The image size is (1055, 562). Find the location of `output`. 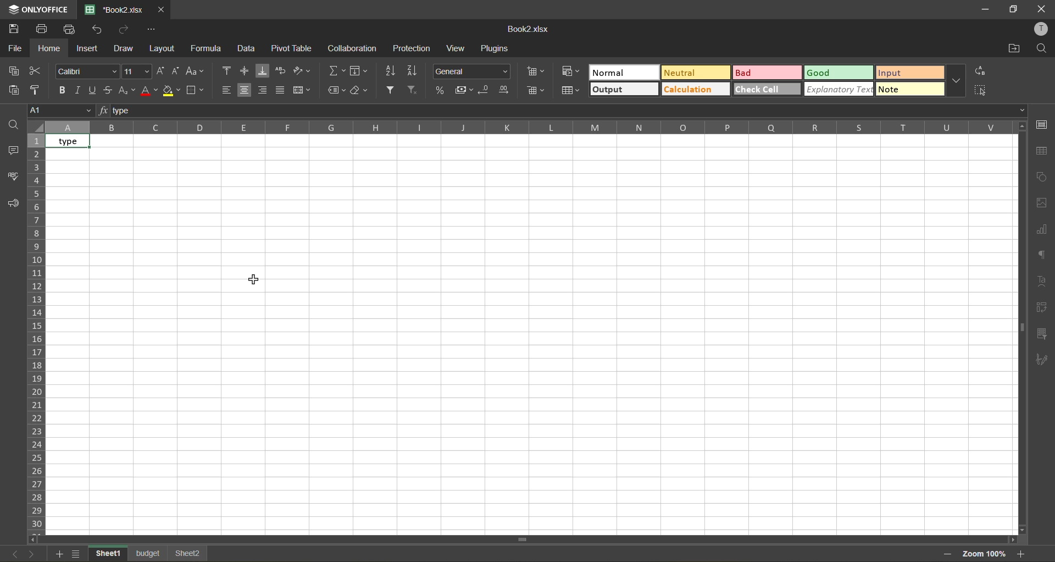

output is located at coordinates (623, 90).